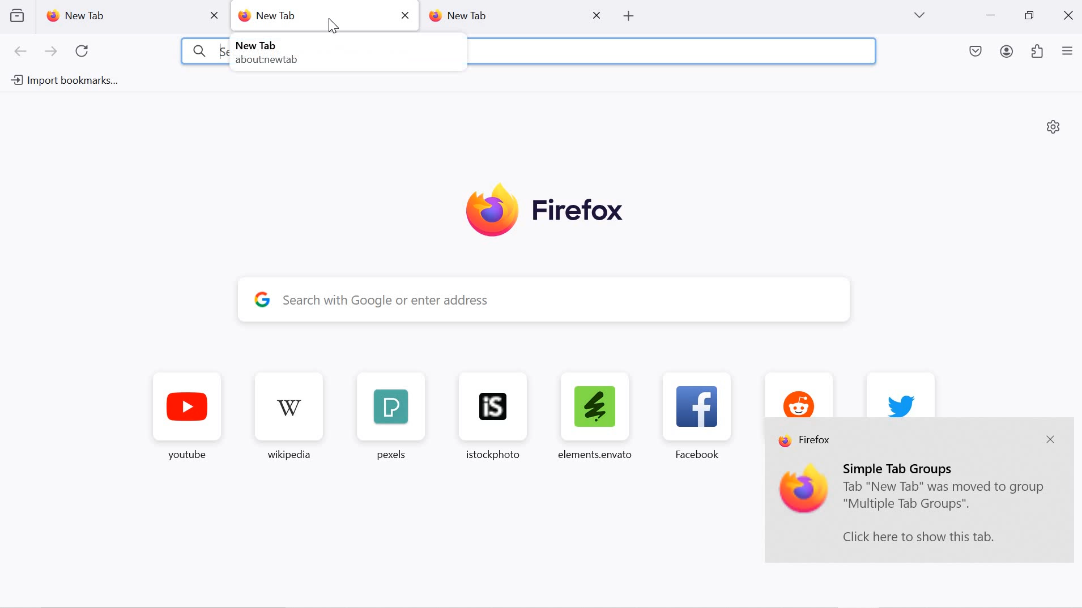 Image resolution: width=1082 pixels, height=608 pixels. What do you see at coordinates (215, 16) in the screenshot?
I see `close tab` at bounding box center [215, 16].